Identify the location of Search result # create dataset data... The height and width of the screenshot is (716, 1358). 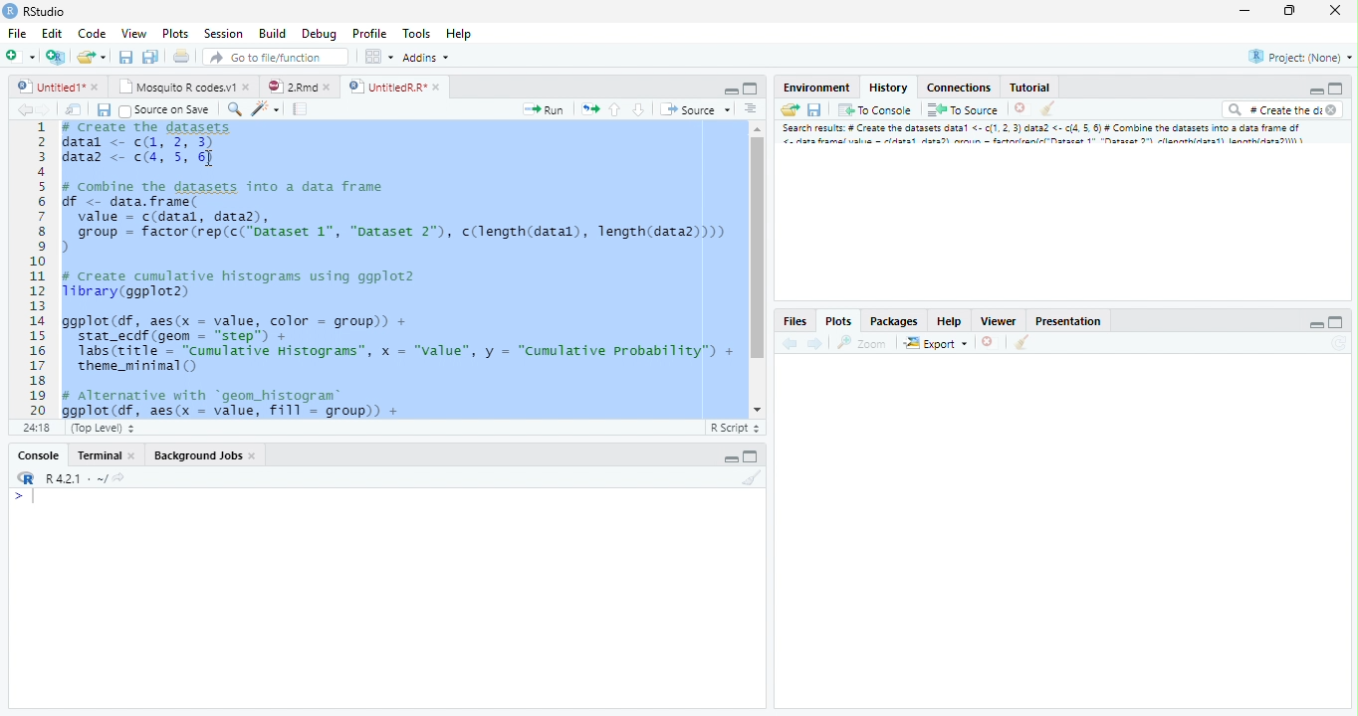
(1047, 136).